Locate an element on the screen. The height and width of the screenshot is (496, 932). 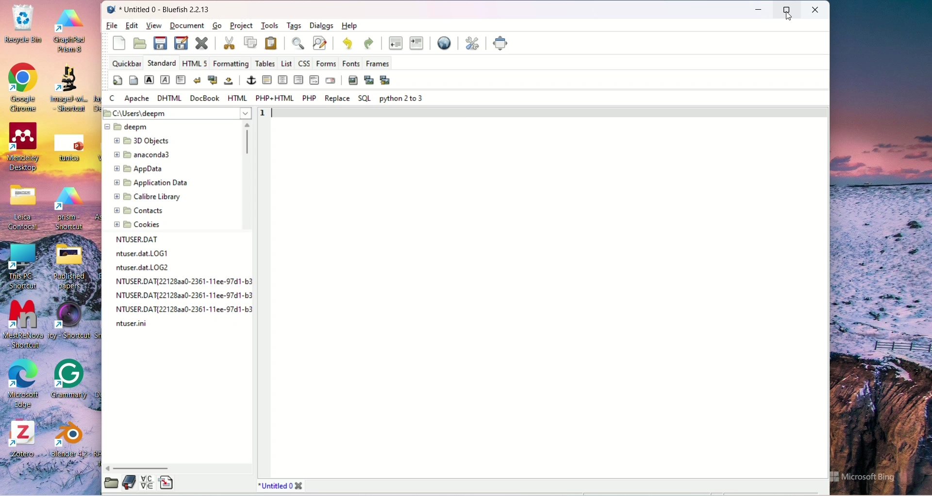
untitled is located at coordinates (281, 485).